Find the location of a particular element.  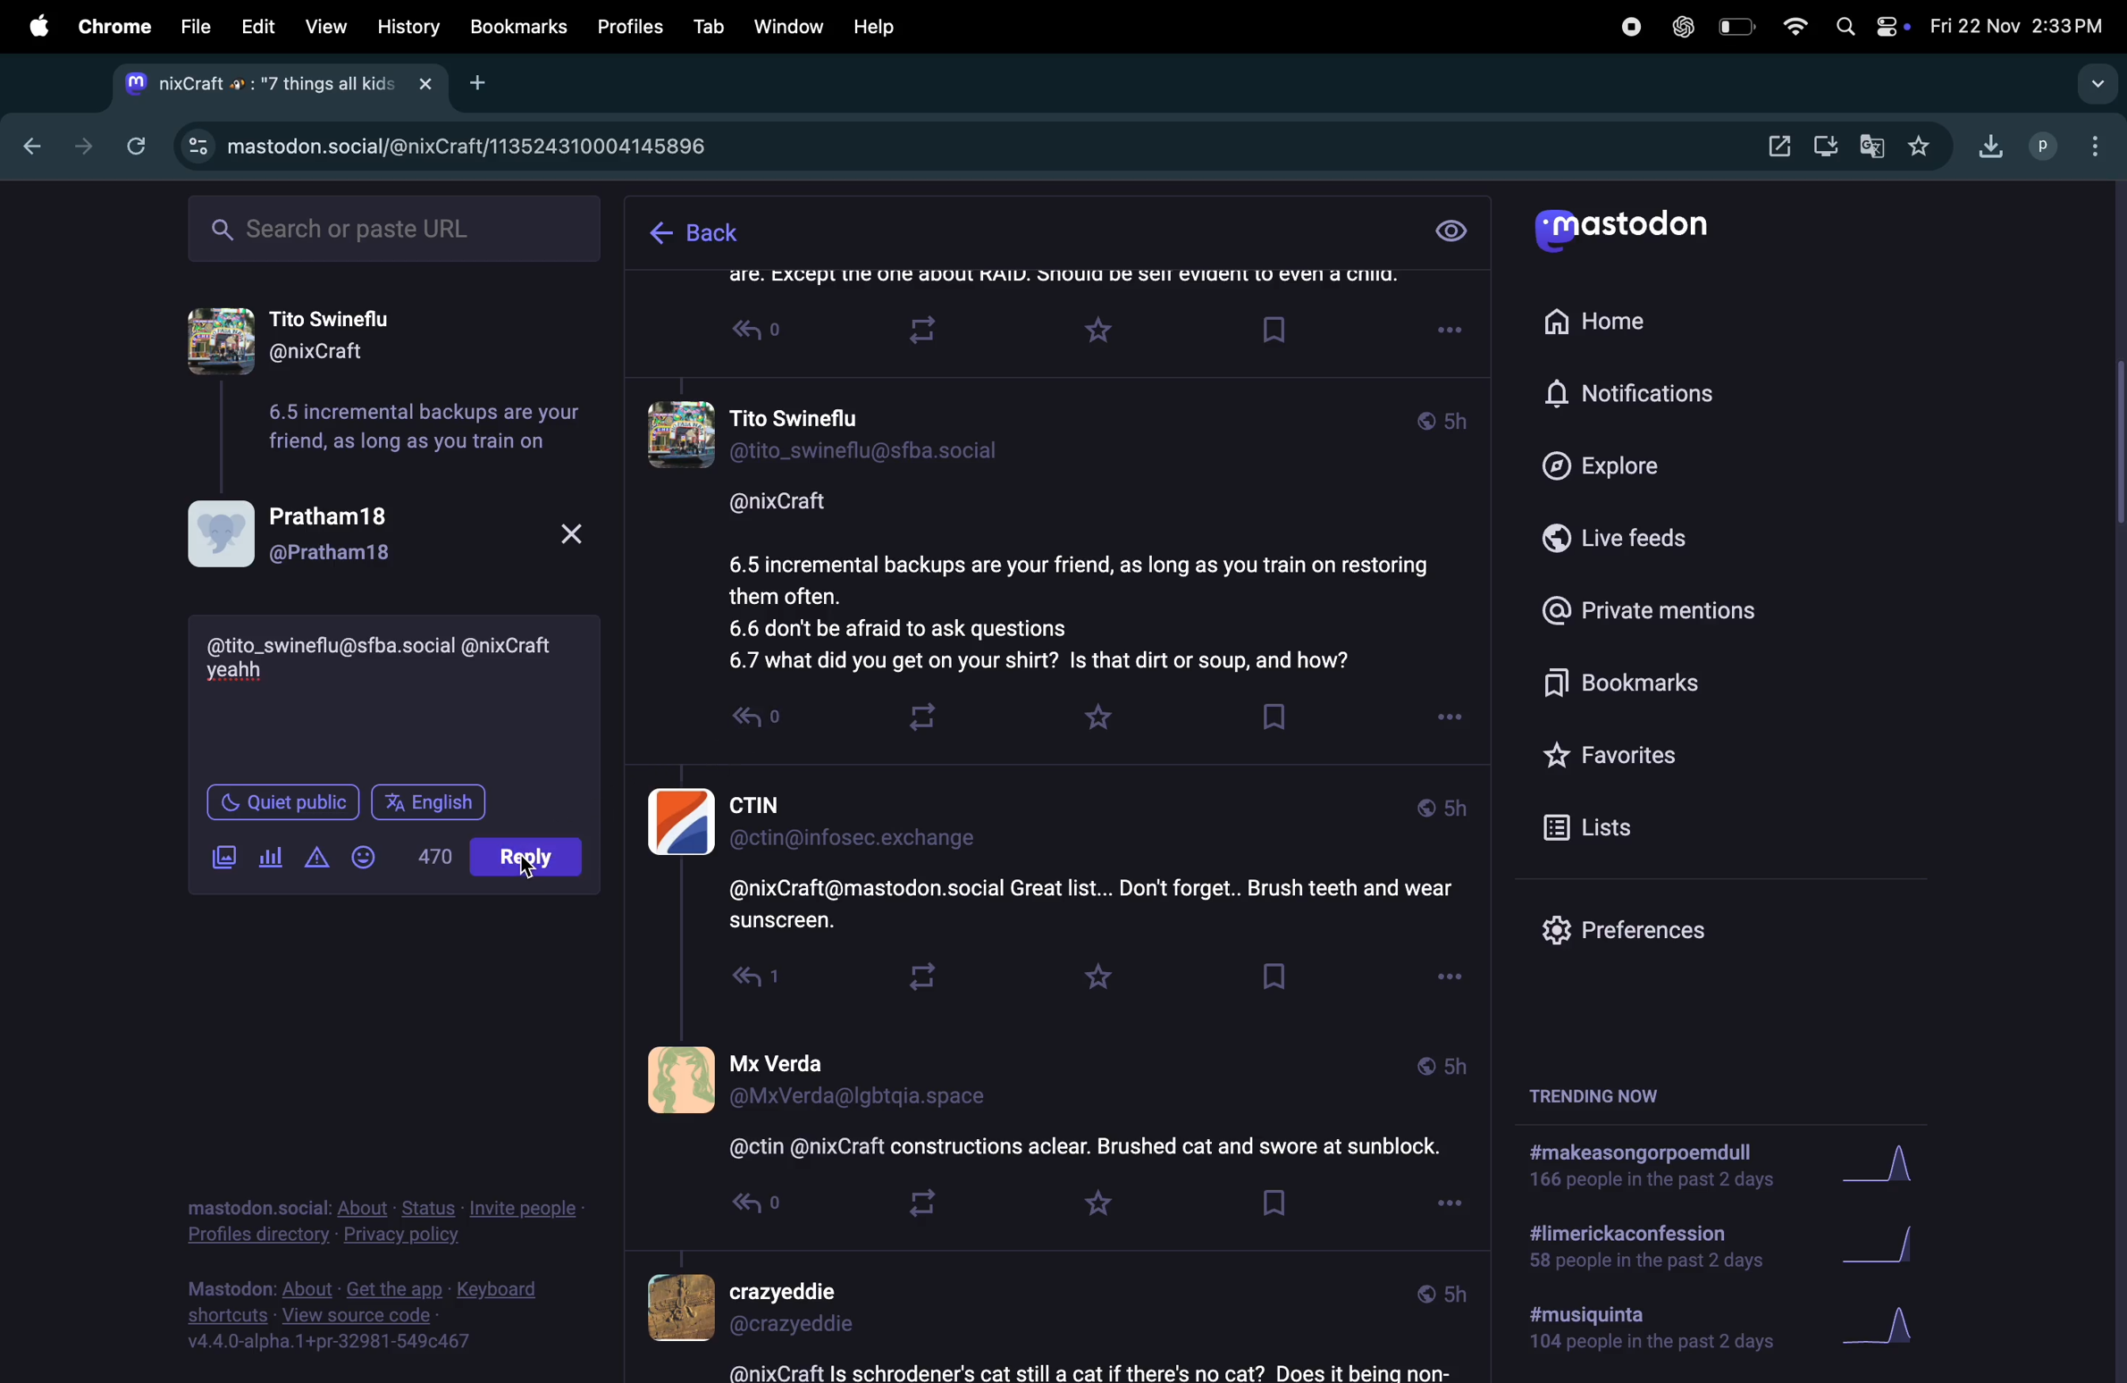

graph is located at coordinates (1884, 1166).